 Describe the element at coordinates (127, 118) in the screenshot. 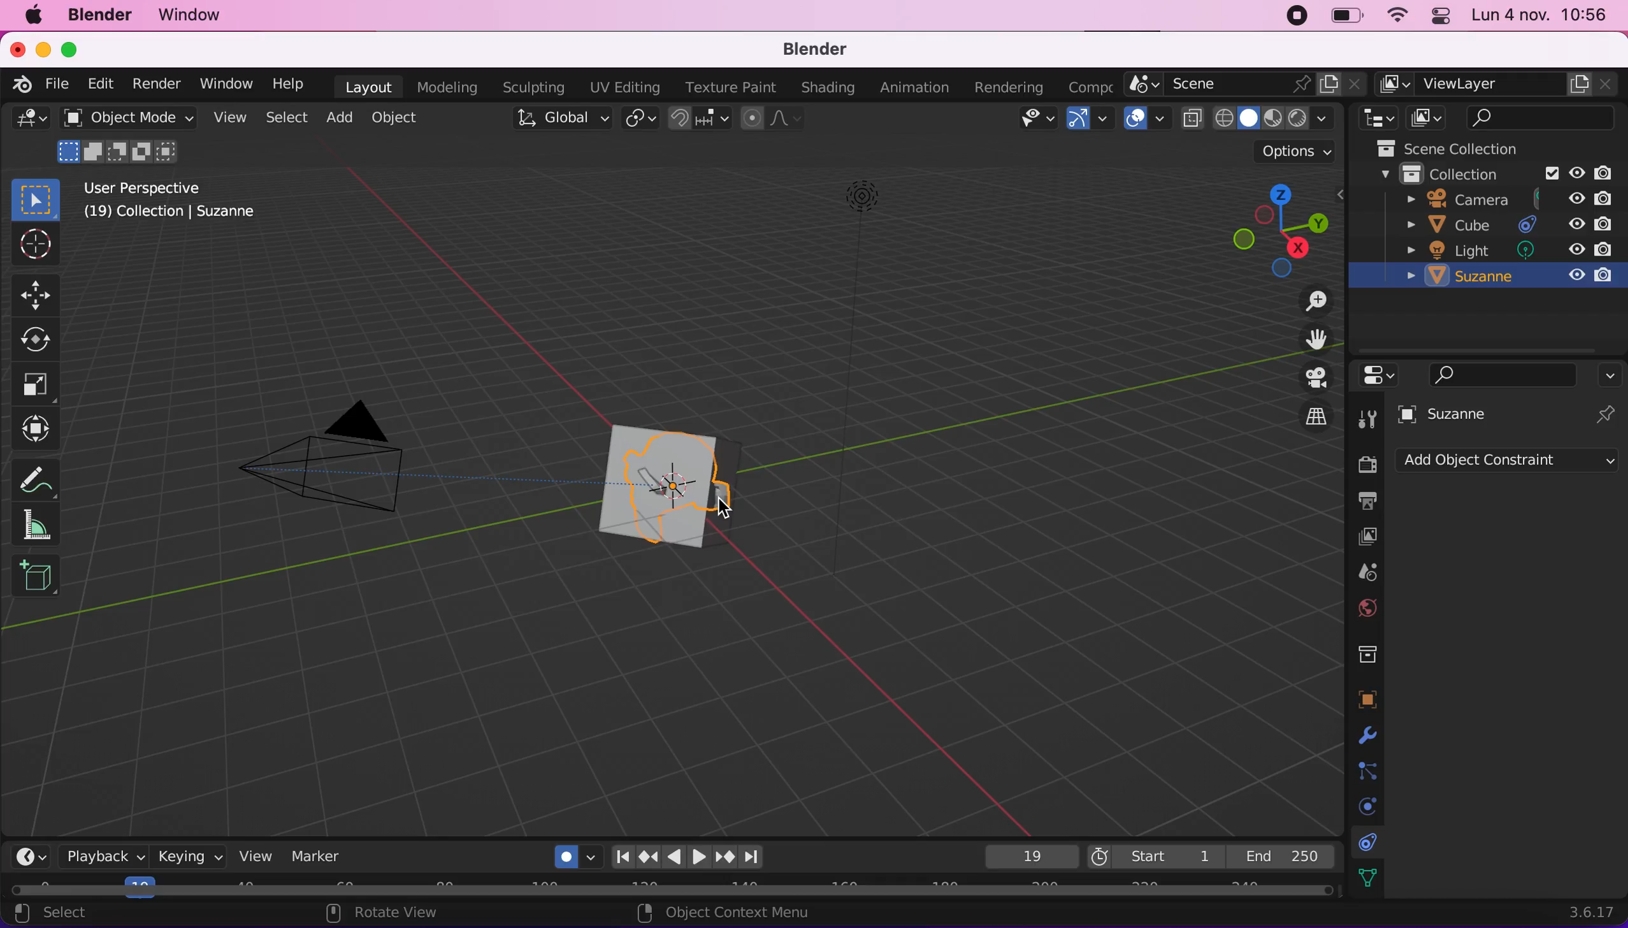

I see `object mode` at that location.